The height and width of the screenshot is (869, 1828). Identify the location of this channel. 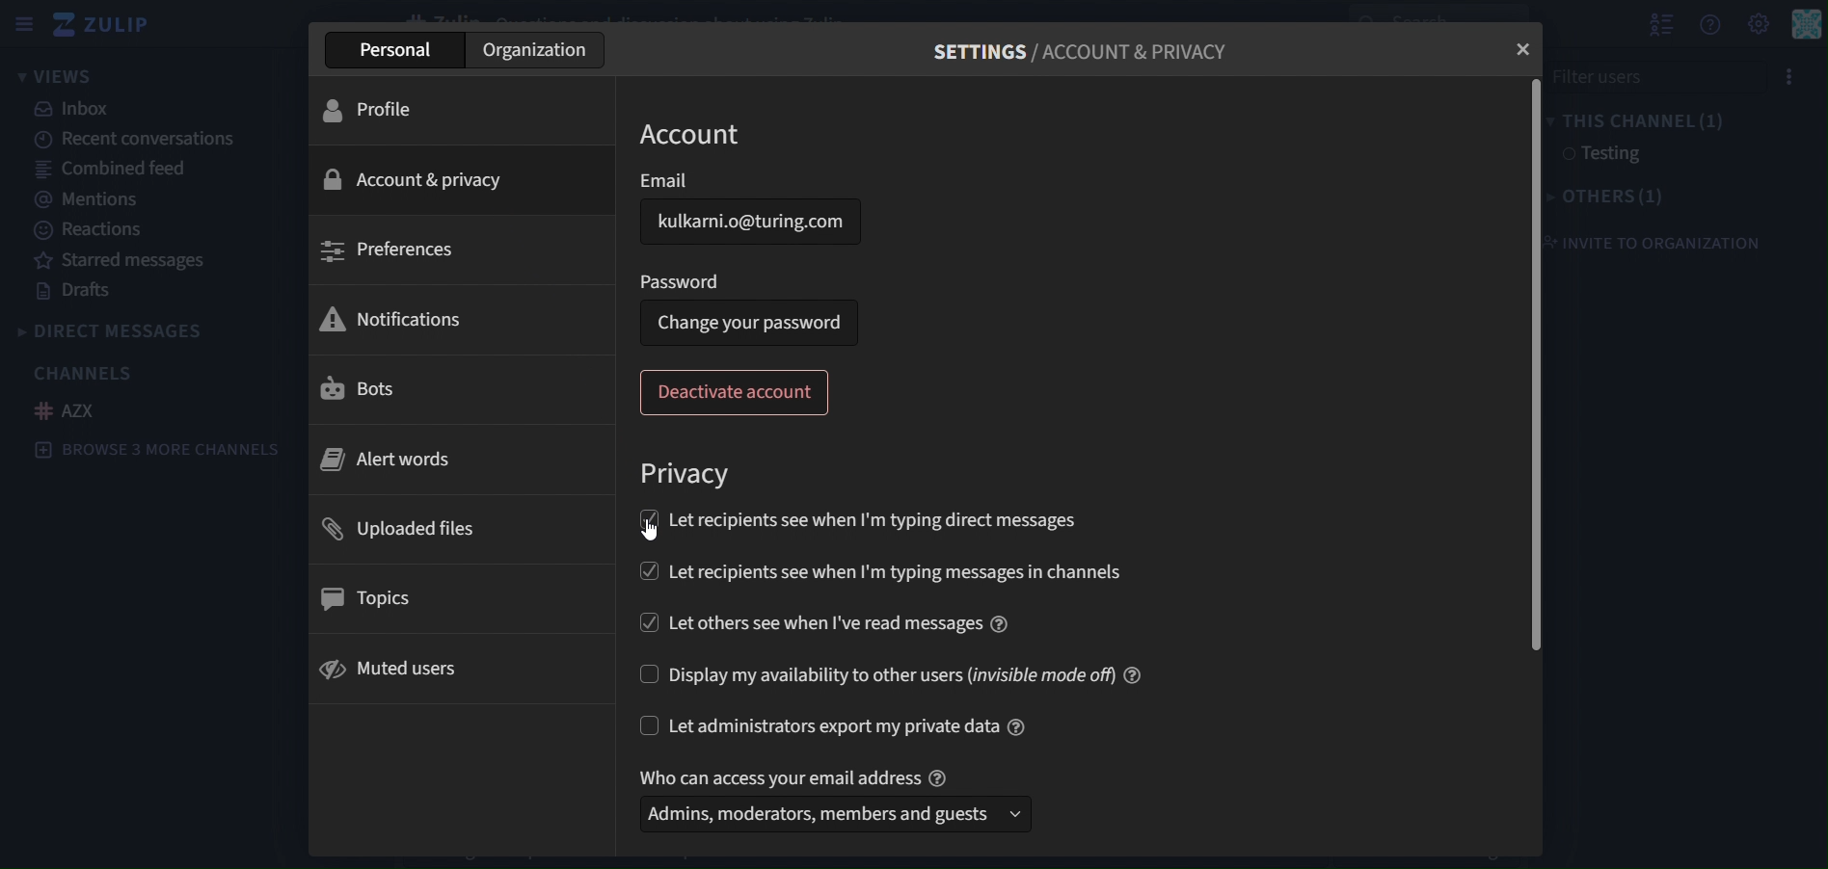
(1647, 123).